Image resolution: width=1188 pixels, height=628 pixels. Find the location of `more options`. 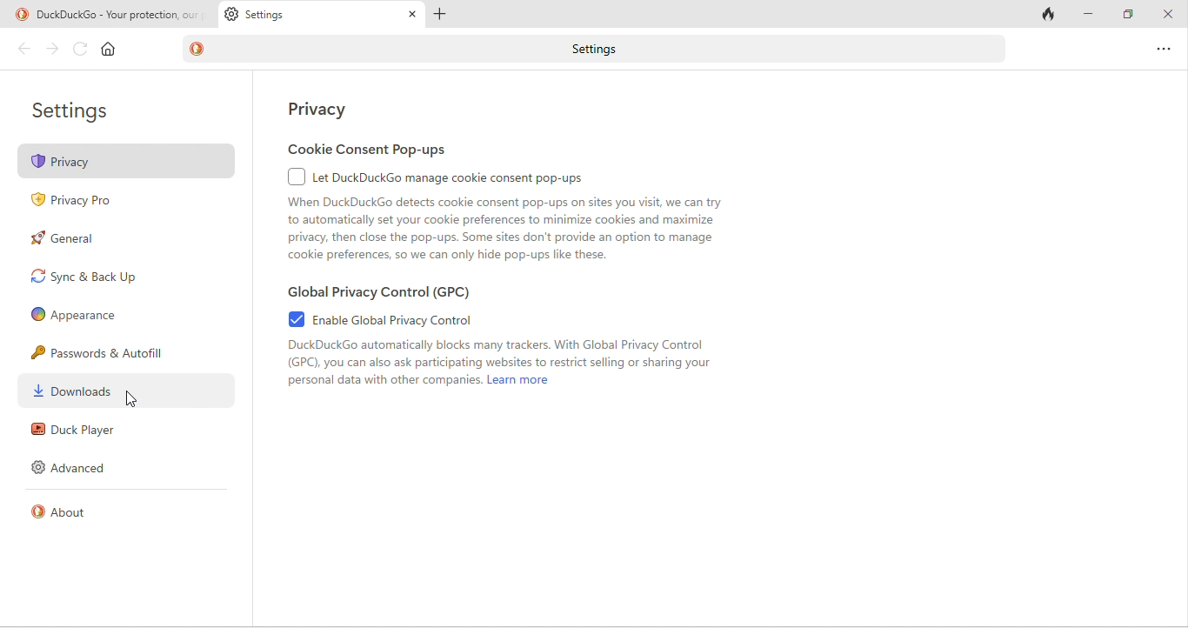

more options is located at coordinates (1161, 49).